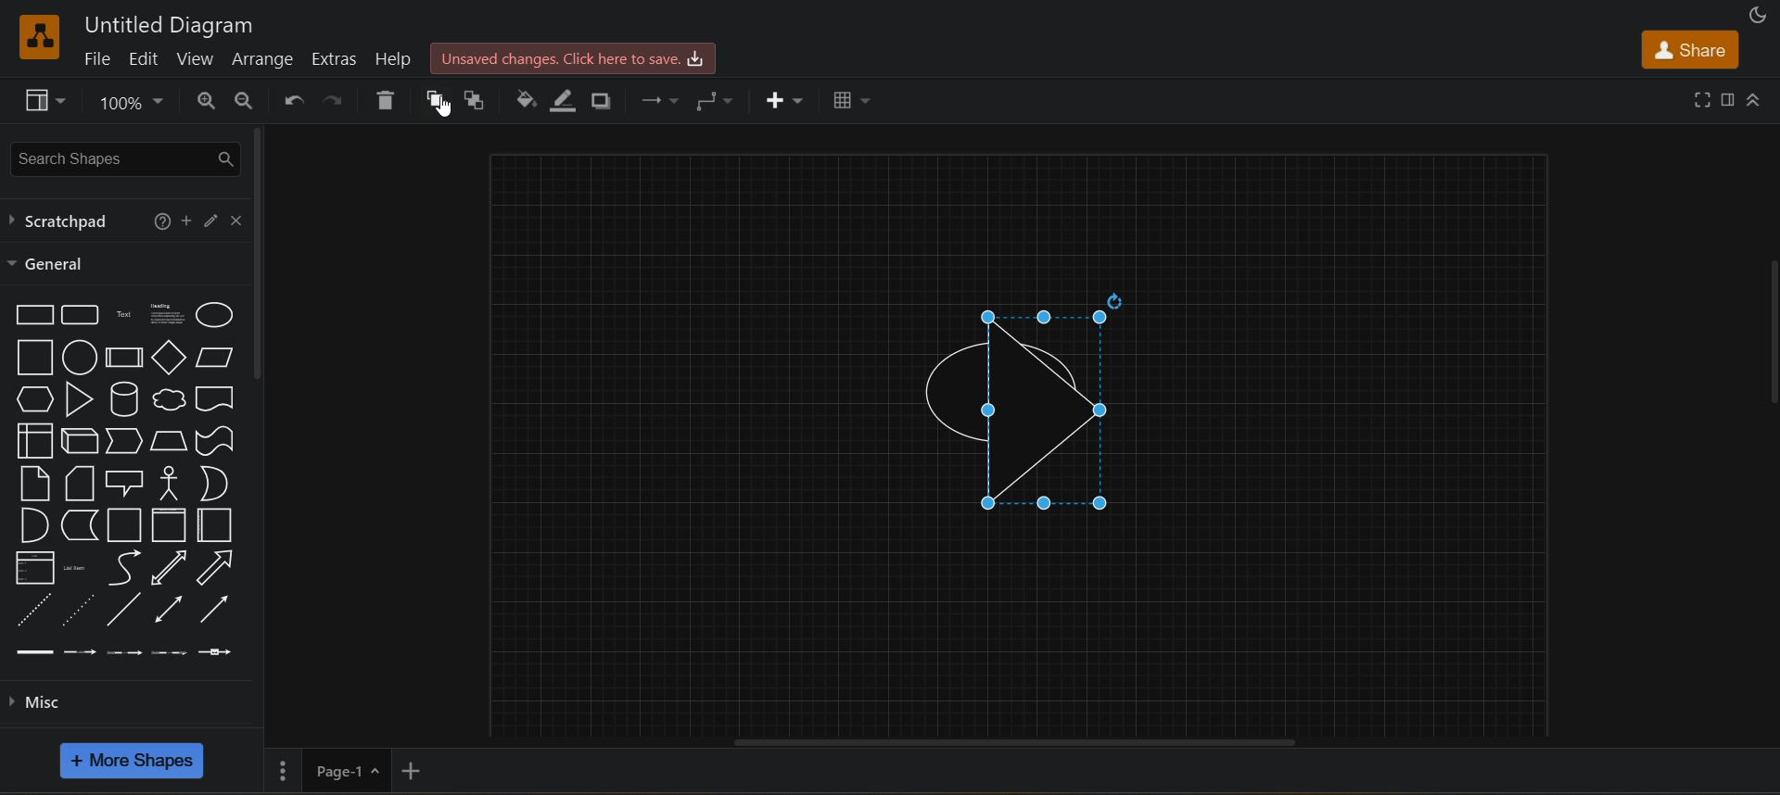 This screenshot has height=795, width=1780. Describe the element at coordinates (82, 484) in the screenshot. I see `card` at that location.